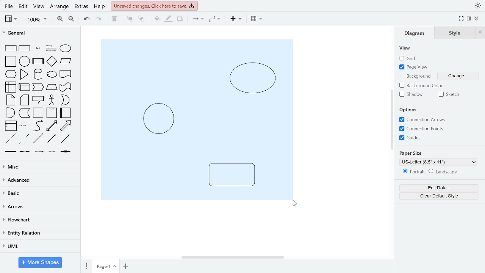 The height and width of the screenshot is (273, 485). What do you see at coordinates (66, 139) in the screenshot?
I see `directional connector` at bounding box center [66, 139].